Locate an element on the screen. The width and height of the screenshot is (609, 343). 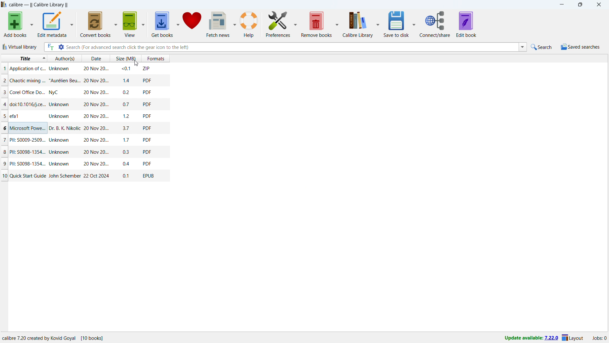
2 is located at coordinates (4, 80).